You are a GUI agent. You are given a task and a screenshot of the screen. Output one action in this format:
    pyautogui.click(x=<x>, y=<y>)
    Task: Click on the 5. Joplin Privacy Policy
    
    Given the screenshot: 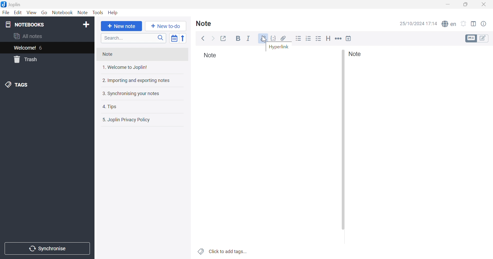 What is the action you would take?
    pyautogui.click(x=141, y=120)
    